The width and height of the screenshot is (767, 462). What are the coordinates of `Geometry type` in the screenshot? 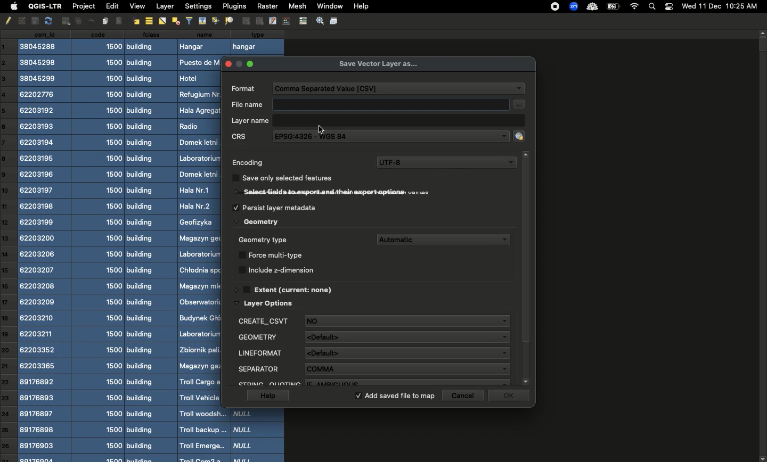 It's located at (266, 238).